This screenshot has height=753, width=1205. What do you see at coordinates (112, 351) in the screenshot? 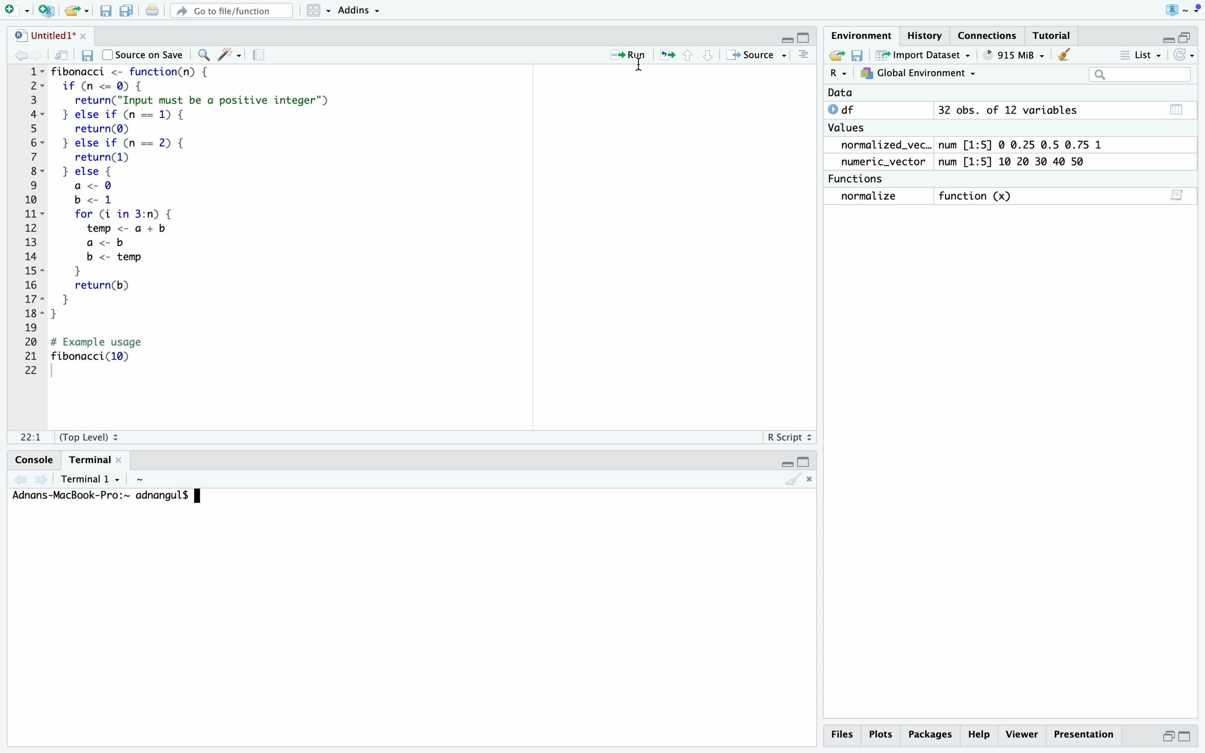
I see `print fibonacci` at bounding box center [112, 351].